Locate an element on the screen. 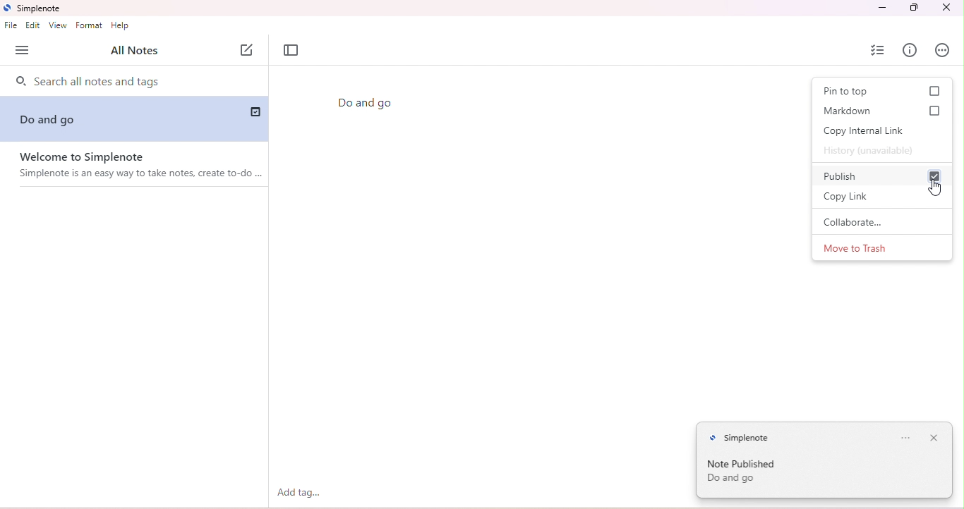  collaborate is located at coordinates (877, 222).